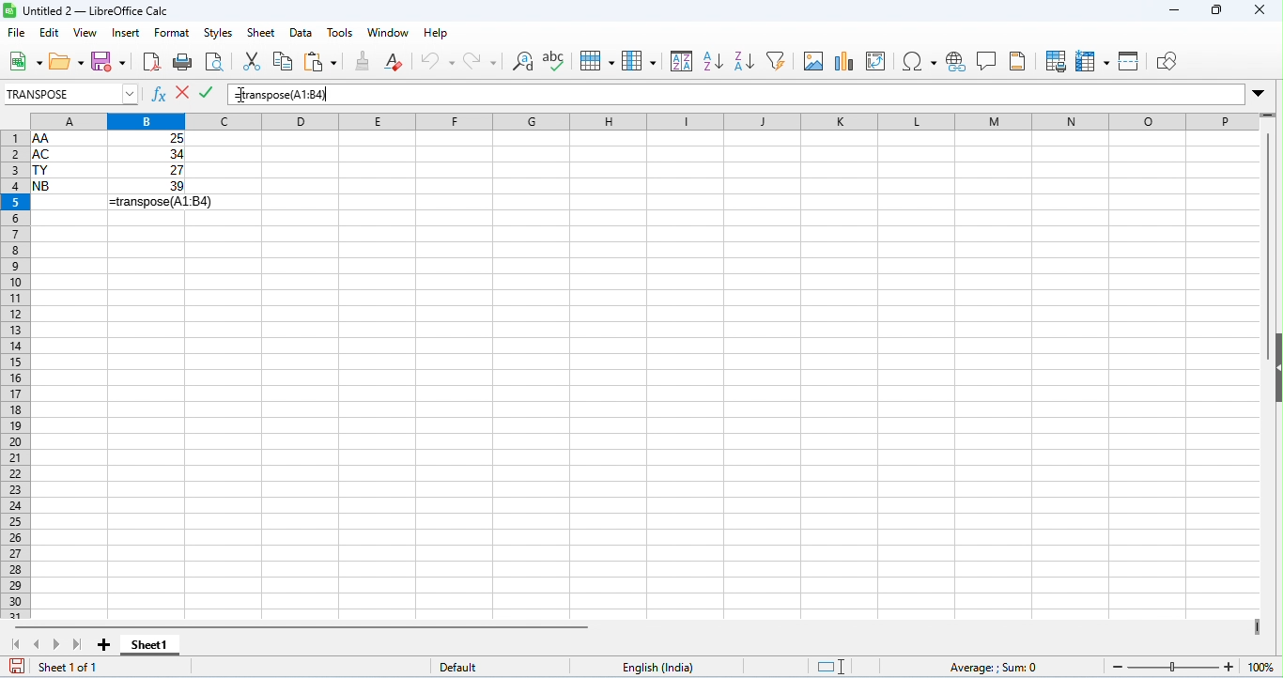 This screenshot has width=1283, height=678. Describe the element at coordinates (263, 33) in the screenshot. I see `sheet` at that location.